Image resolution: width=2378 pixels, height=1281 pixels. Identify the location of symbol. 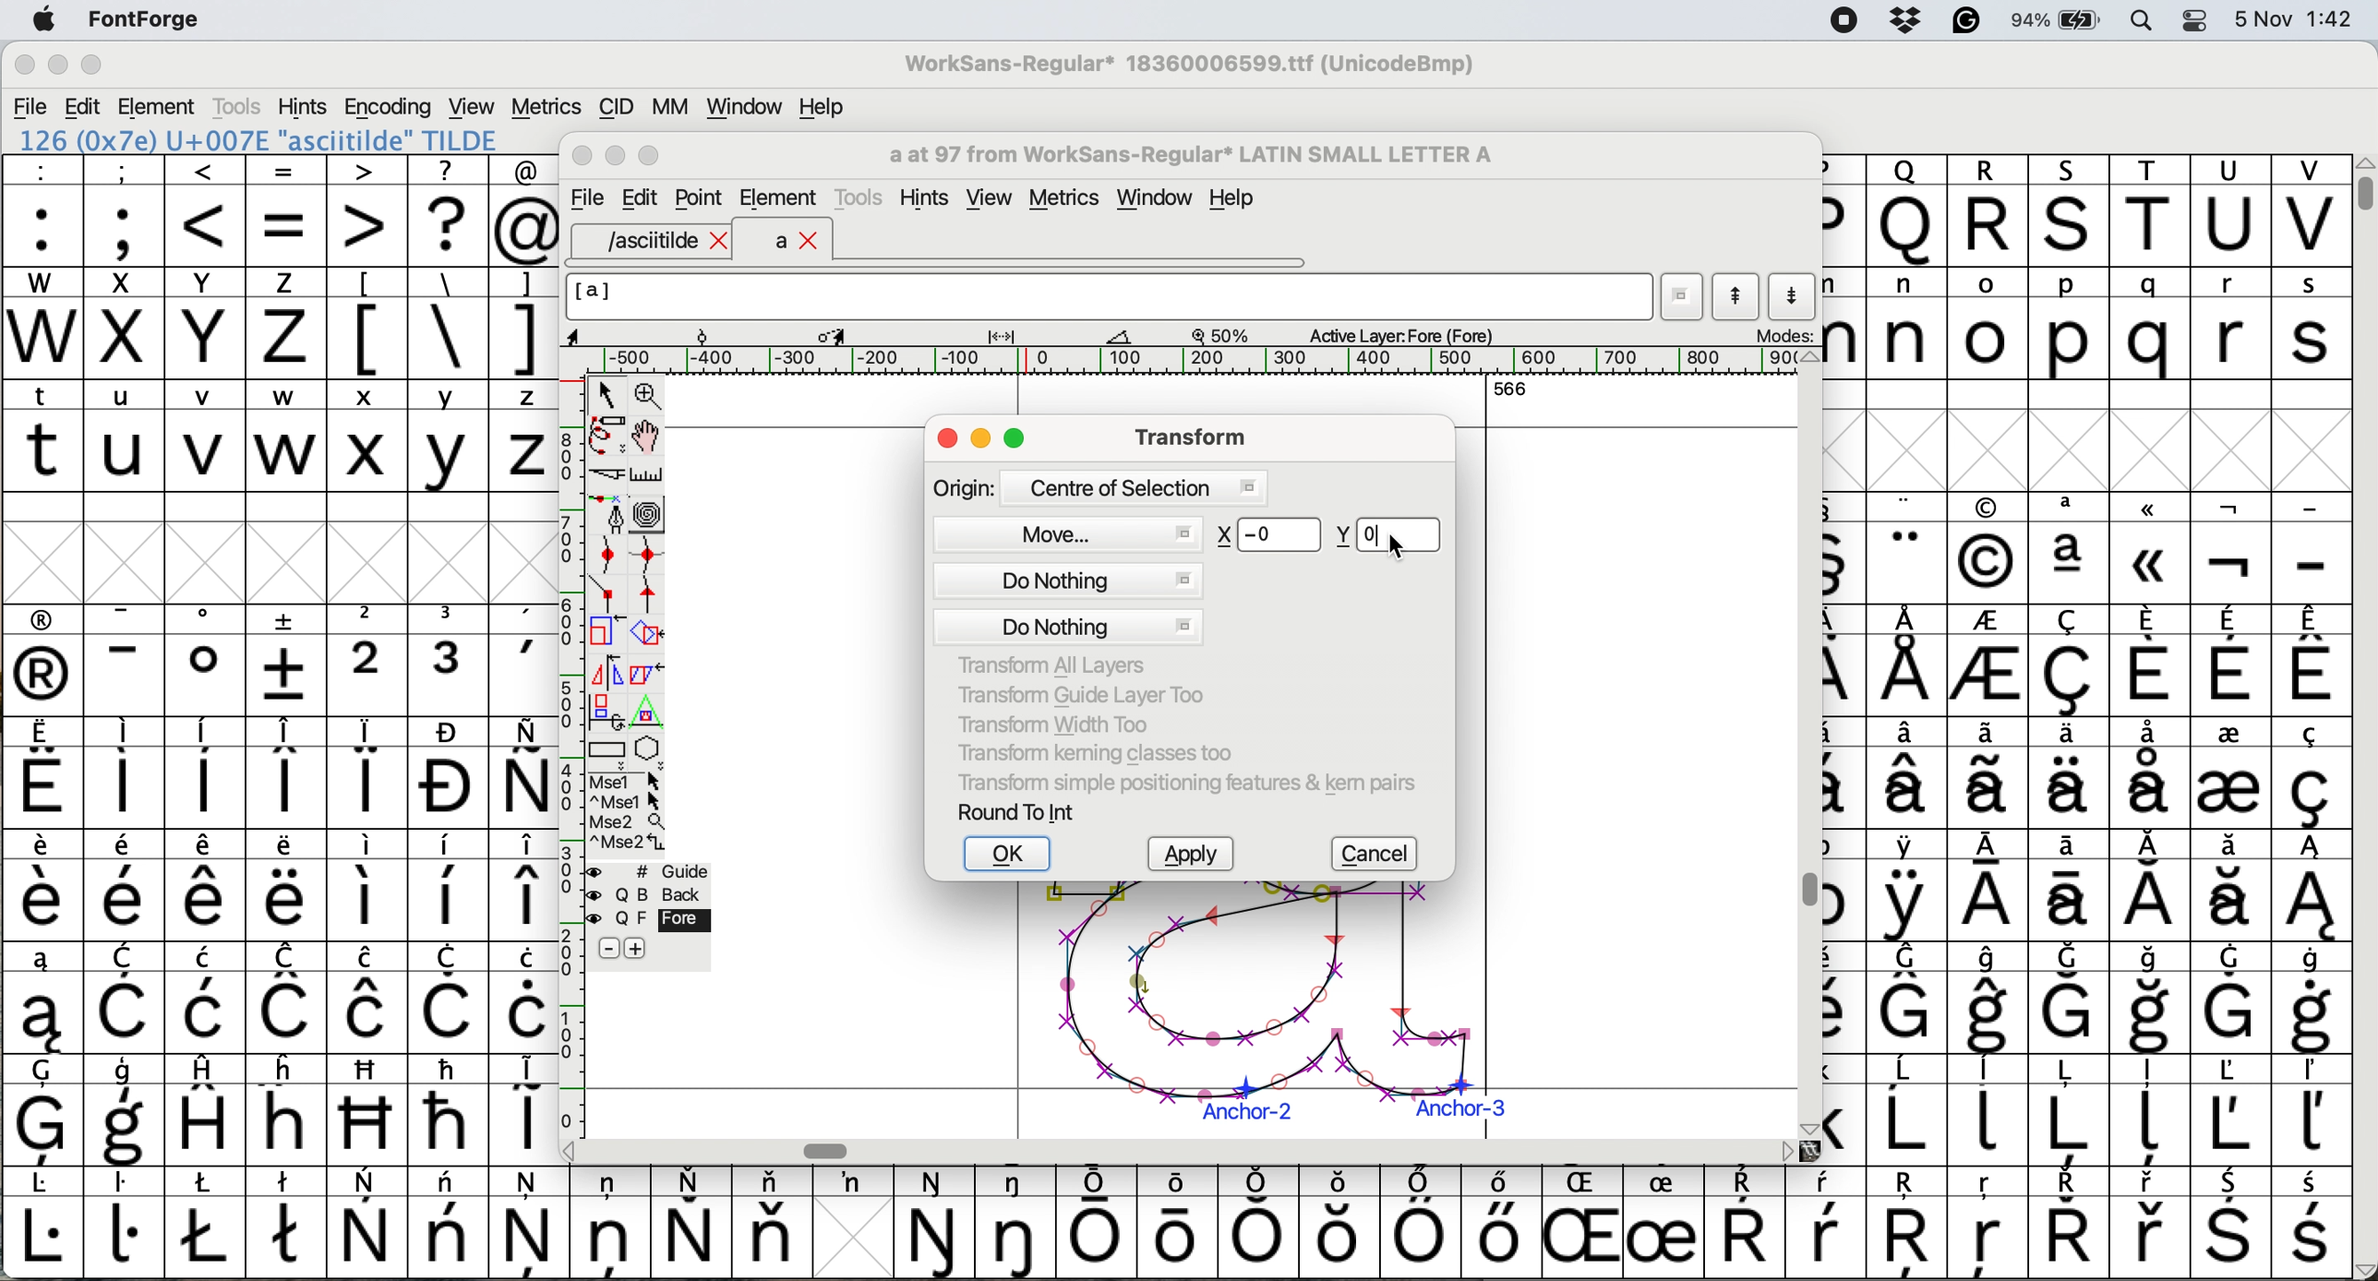
(288, 998).